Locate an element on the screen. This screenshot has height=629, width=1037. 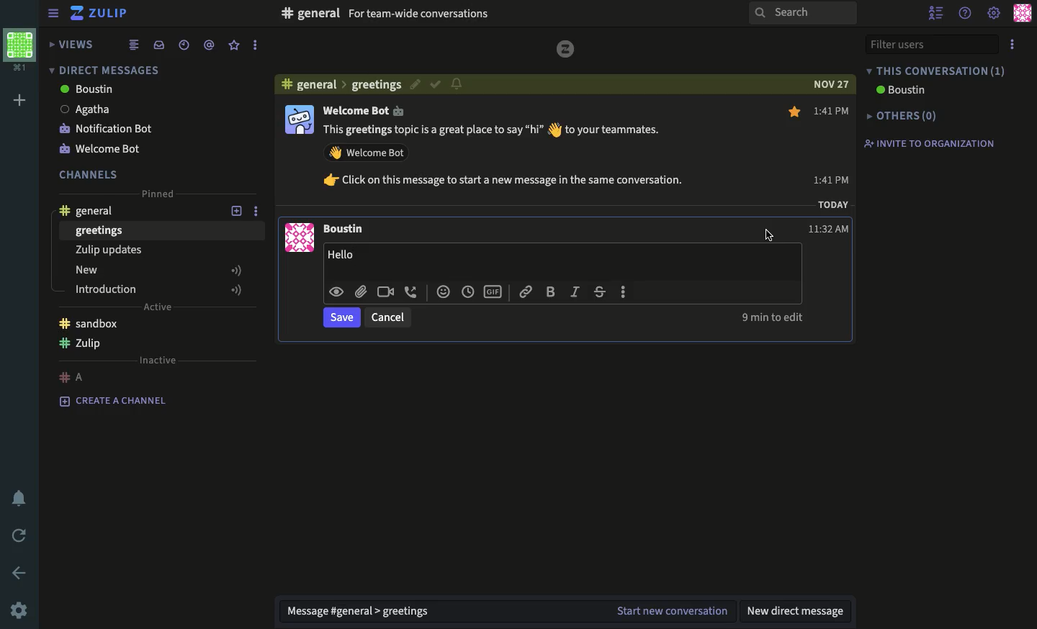
notification is located at coordinates (18, 499).